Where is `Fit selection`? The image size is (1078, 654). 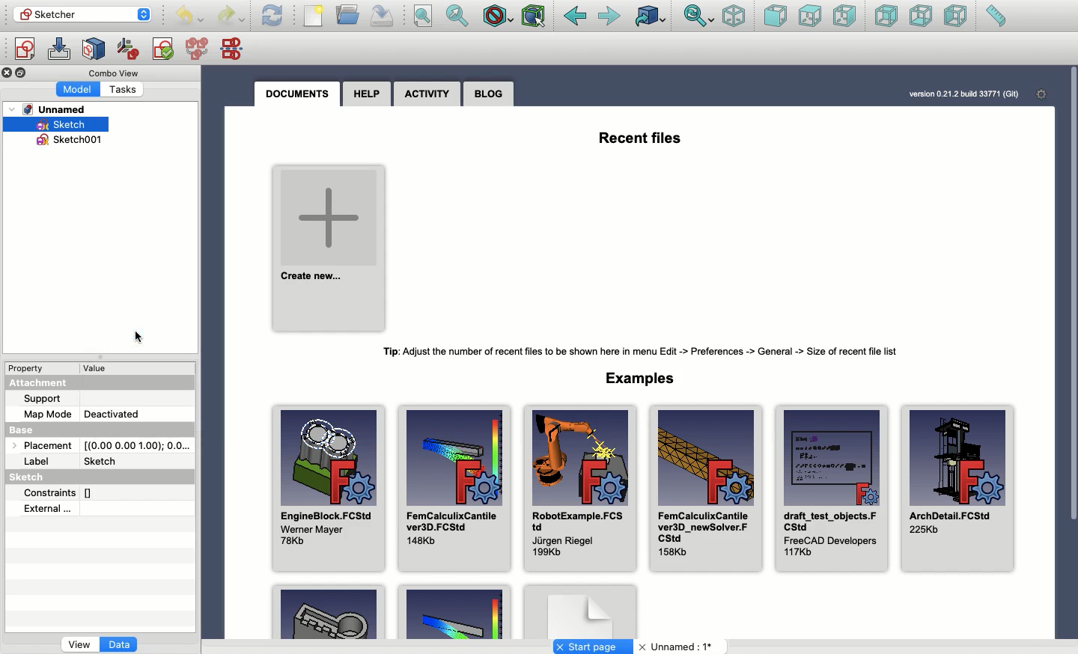
Fit selection is located at coordinates (458, 16).